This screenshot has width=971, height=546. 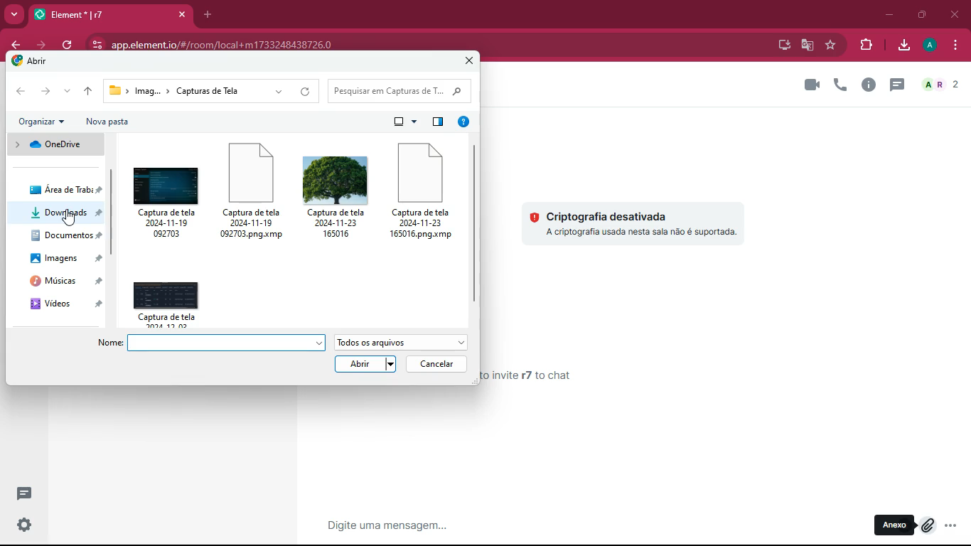 I want to click on downloads, so click(x=65, y=213).